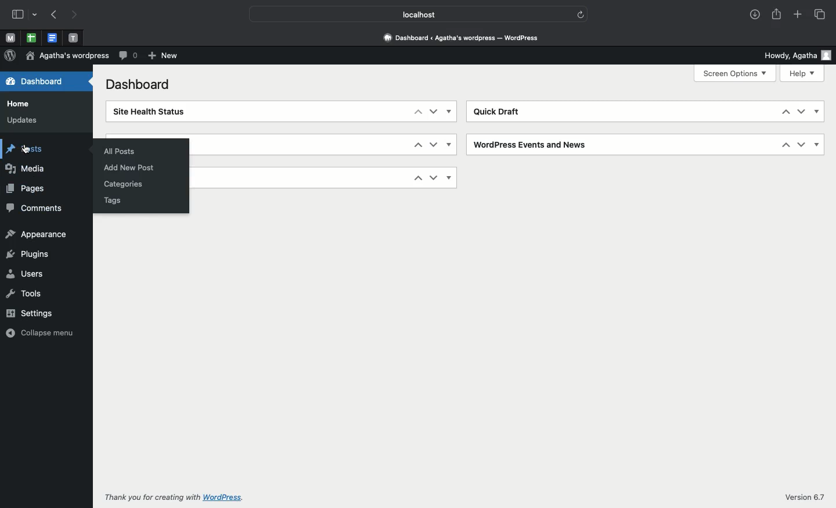 The height and width of the screenshot is (508, 836). I want to click on Comments, so click(127, 56).